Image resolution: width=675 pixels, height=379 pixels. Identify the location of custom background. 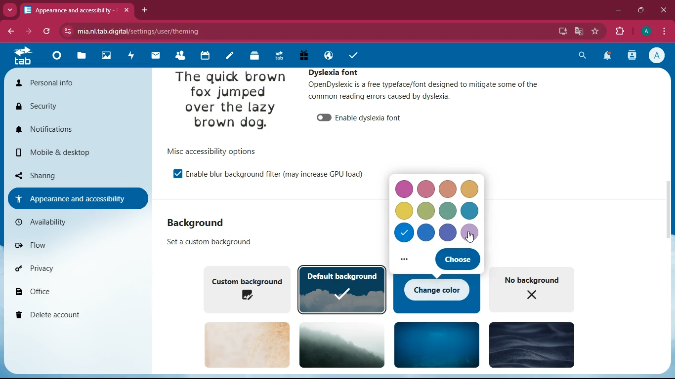
(246, 288).